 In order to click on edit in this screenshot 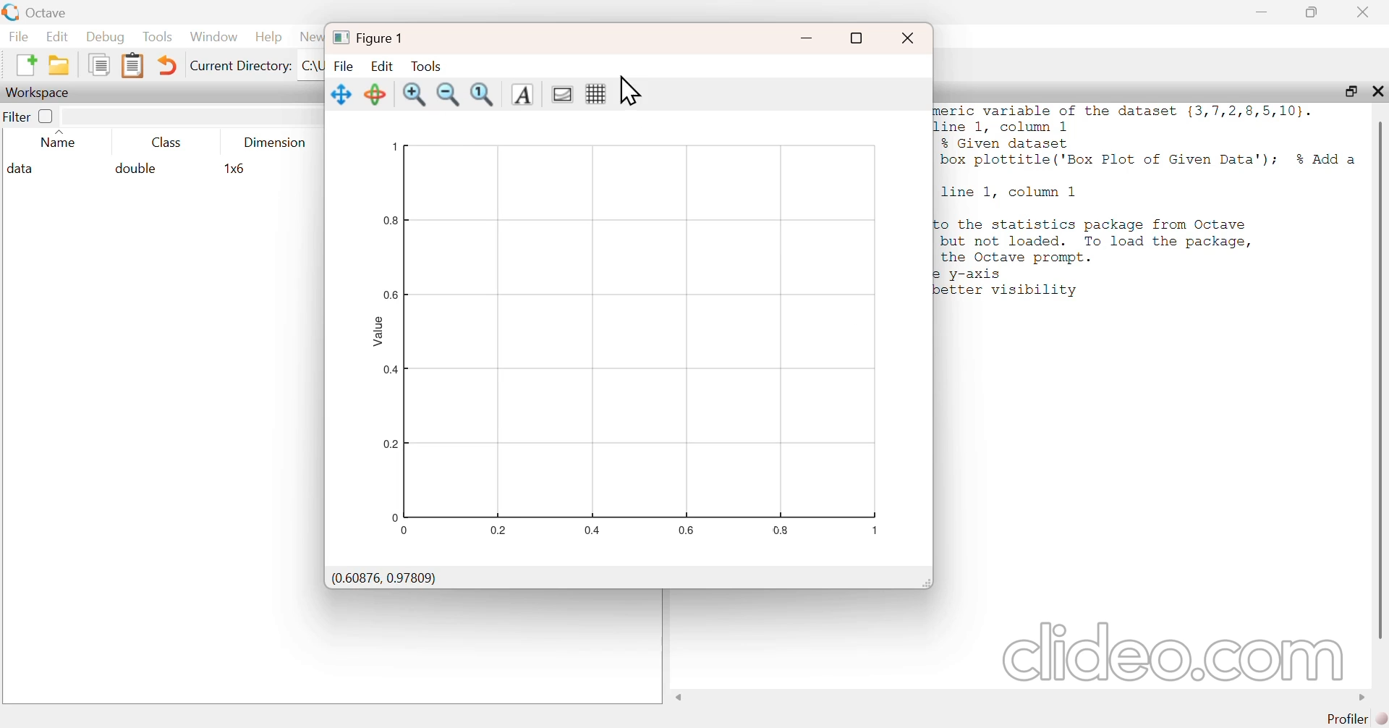, I will do `click(61, 36)`.